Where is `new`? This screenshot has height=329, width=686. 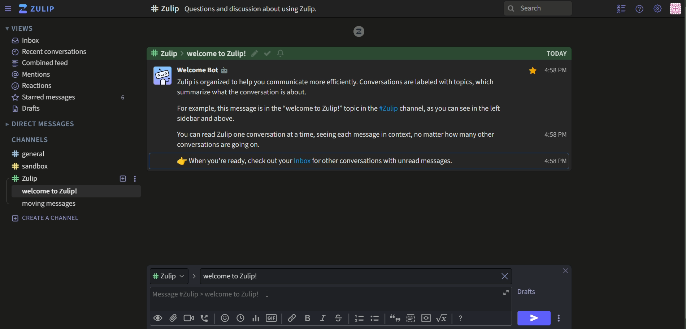 new is located at coordinates (123, 179).